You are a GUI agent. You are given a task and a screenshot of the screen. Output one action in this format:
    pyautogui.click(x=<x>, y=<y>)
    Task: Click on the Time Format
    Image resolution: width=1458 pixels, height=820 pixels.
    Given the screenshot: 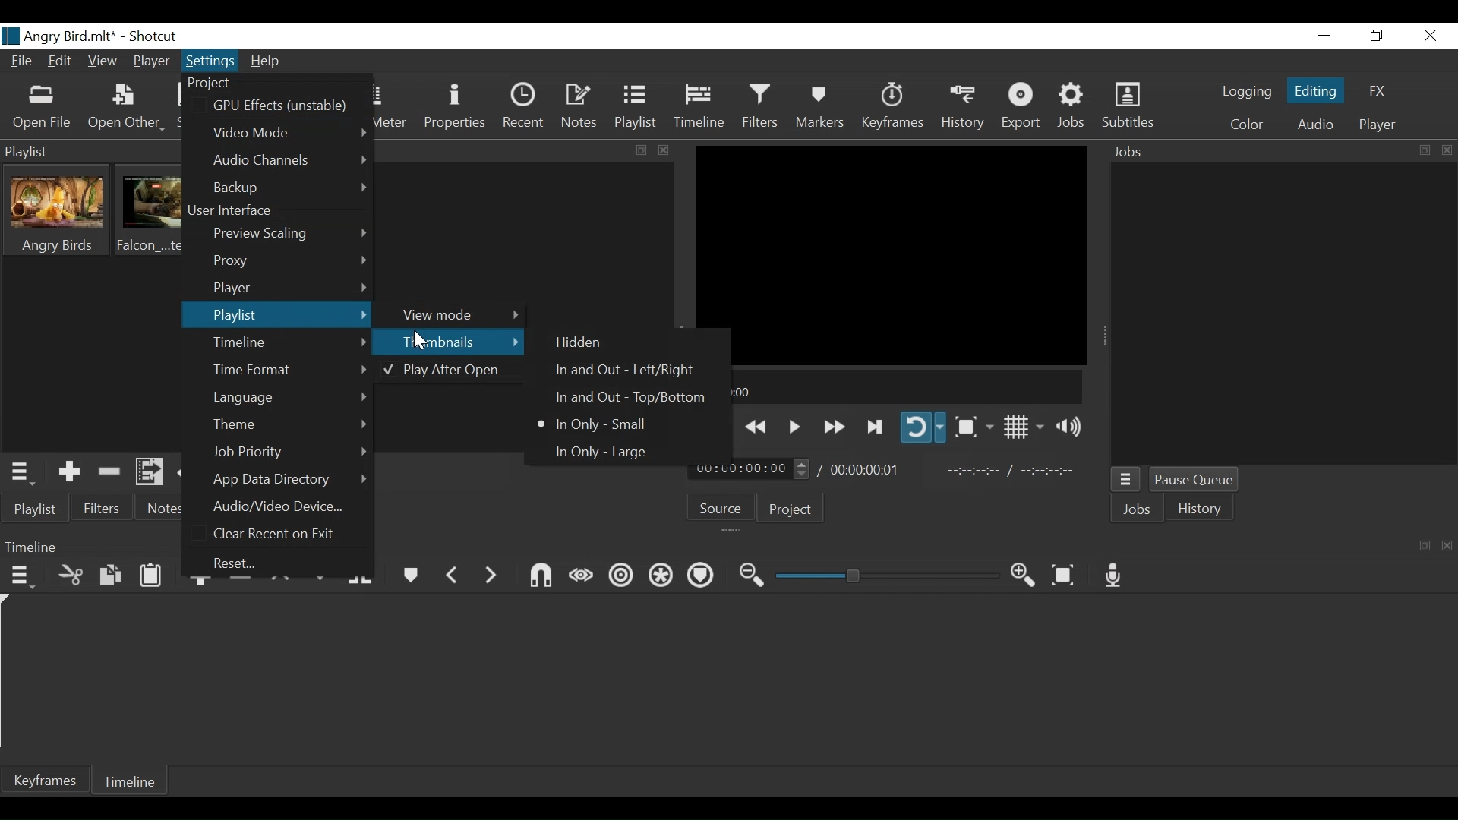 What is the action you would take?
    pyautogui.click(x=289, y=370)
    